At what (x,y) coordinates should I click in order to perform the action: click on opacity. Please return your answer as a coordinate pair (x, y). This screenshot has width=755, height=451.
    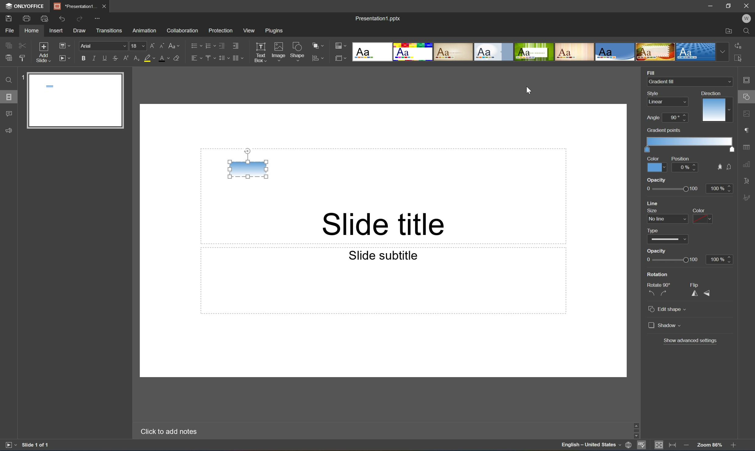
    Looking at the image, I should click on (657, 180).